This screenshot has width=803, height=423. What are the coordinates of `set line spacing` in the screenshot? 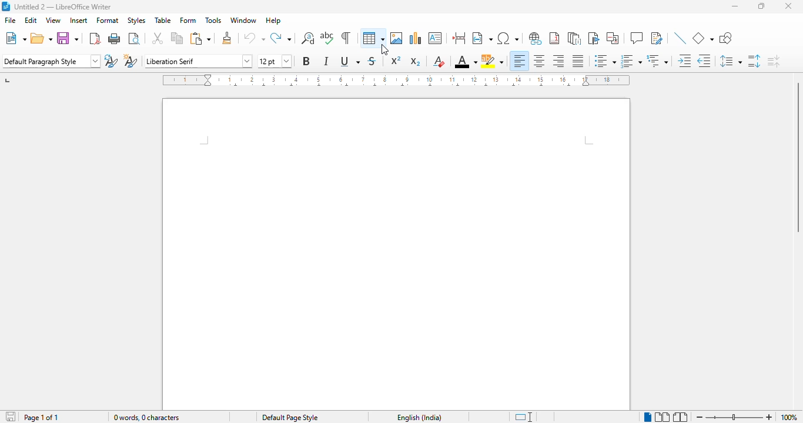 It's located at (731, 61).